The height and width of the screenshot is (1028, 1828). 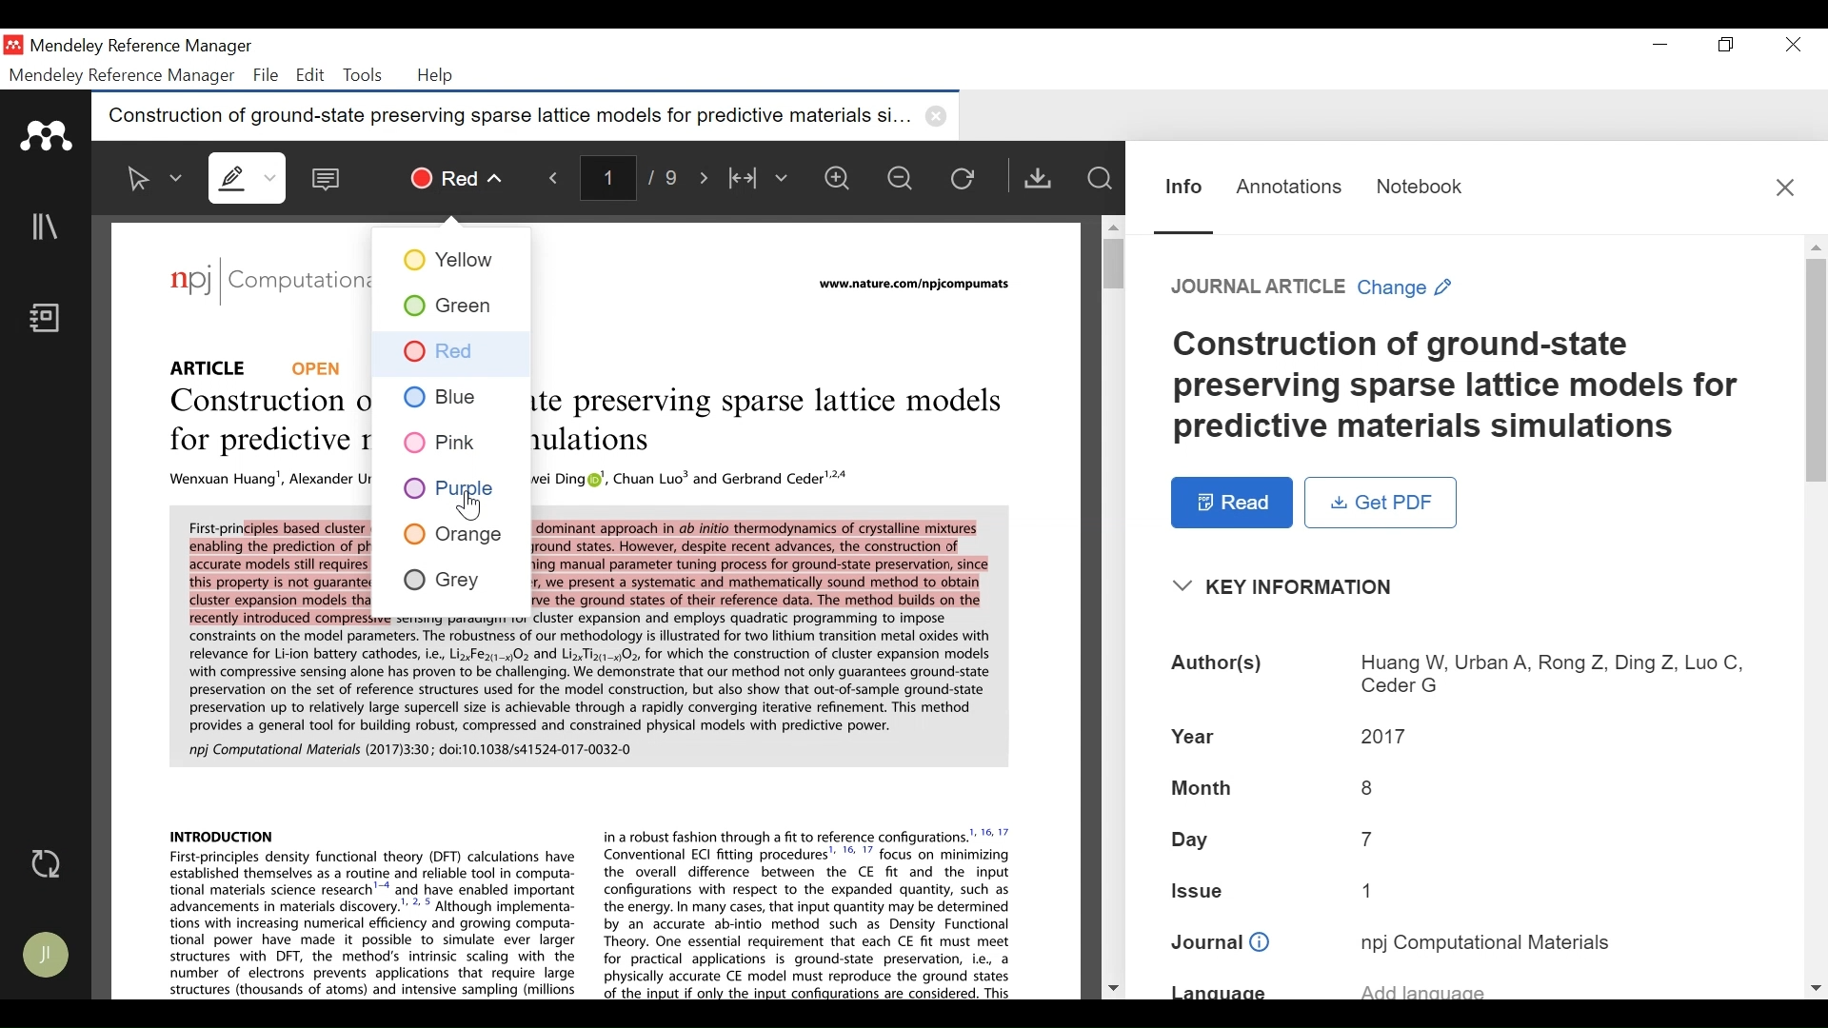 What do you see at coordinates (631, 179) in the screenshot?
I see `1/9` at bounding box center [631, 179].